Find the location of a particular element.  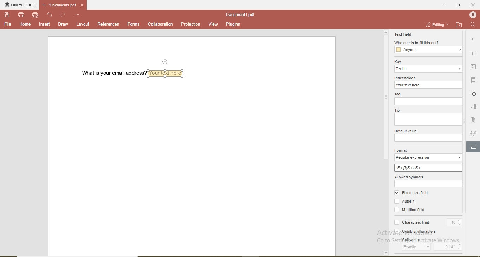

cell width is located at coordinates (414, 239).